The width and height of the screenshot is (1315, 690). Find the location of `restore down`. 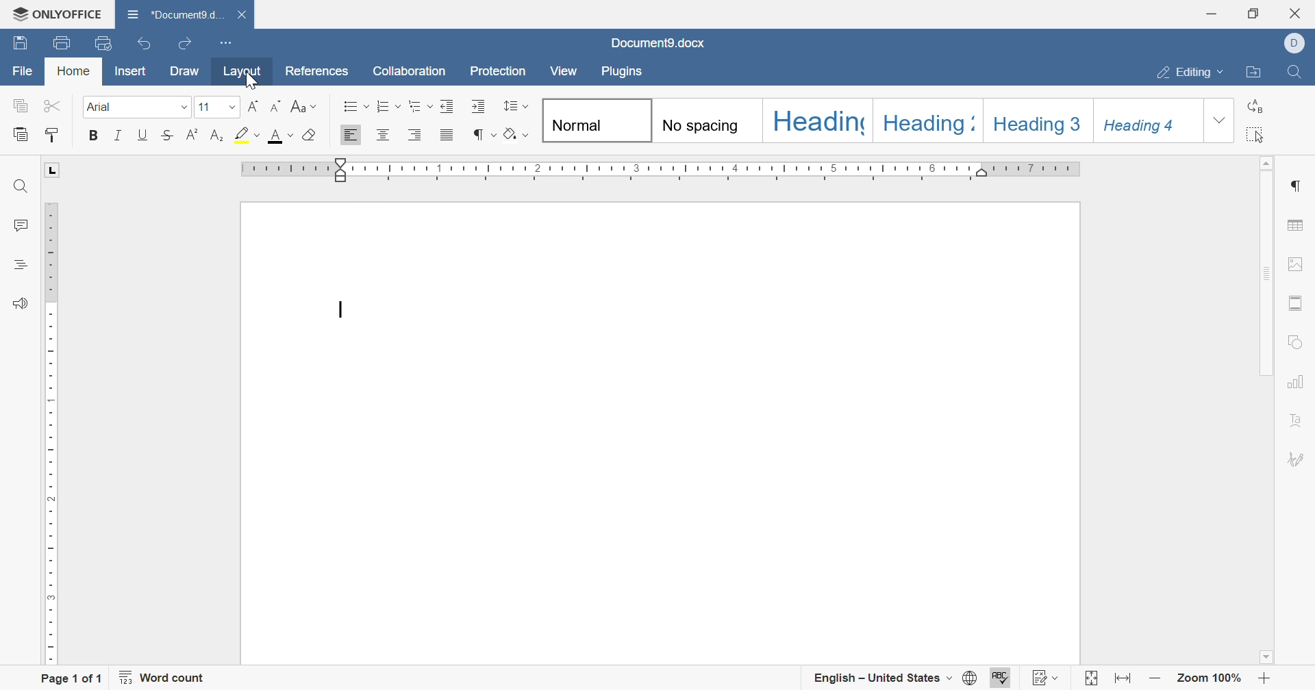

restore down is located at coordinates (1257, 13).